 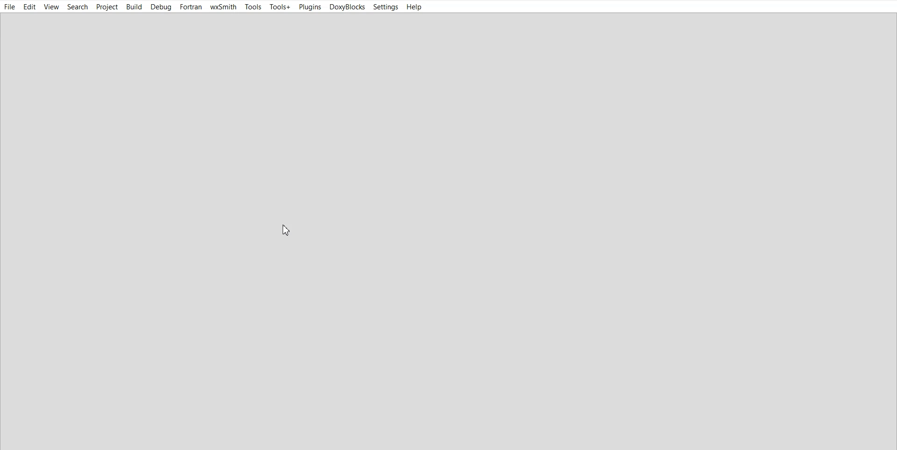 What do you see at coordinates (30, 6) in the screenshot?
I see `Edit` at bounding box center [30, 6].